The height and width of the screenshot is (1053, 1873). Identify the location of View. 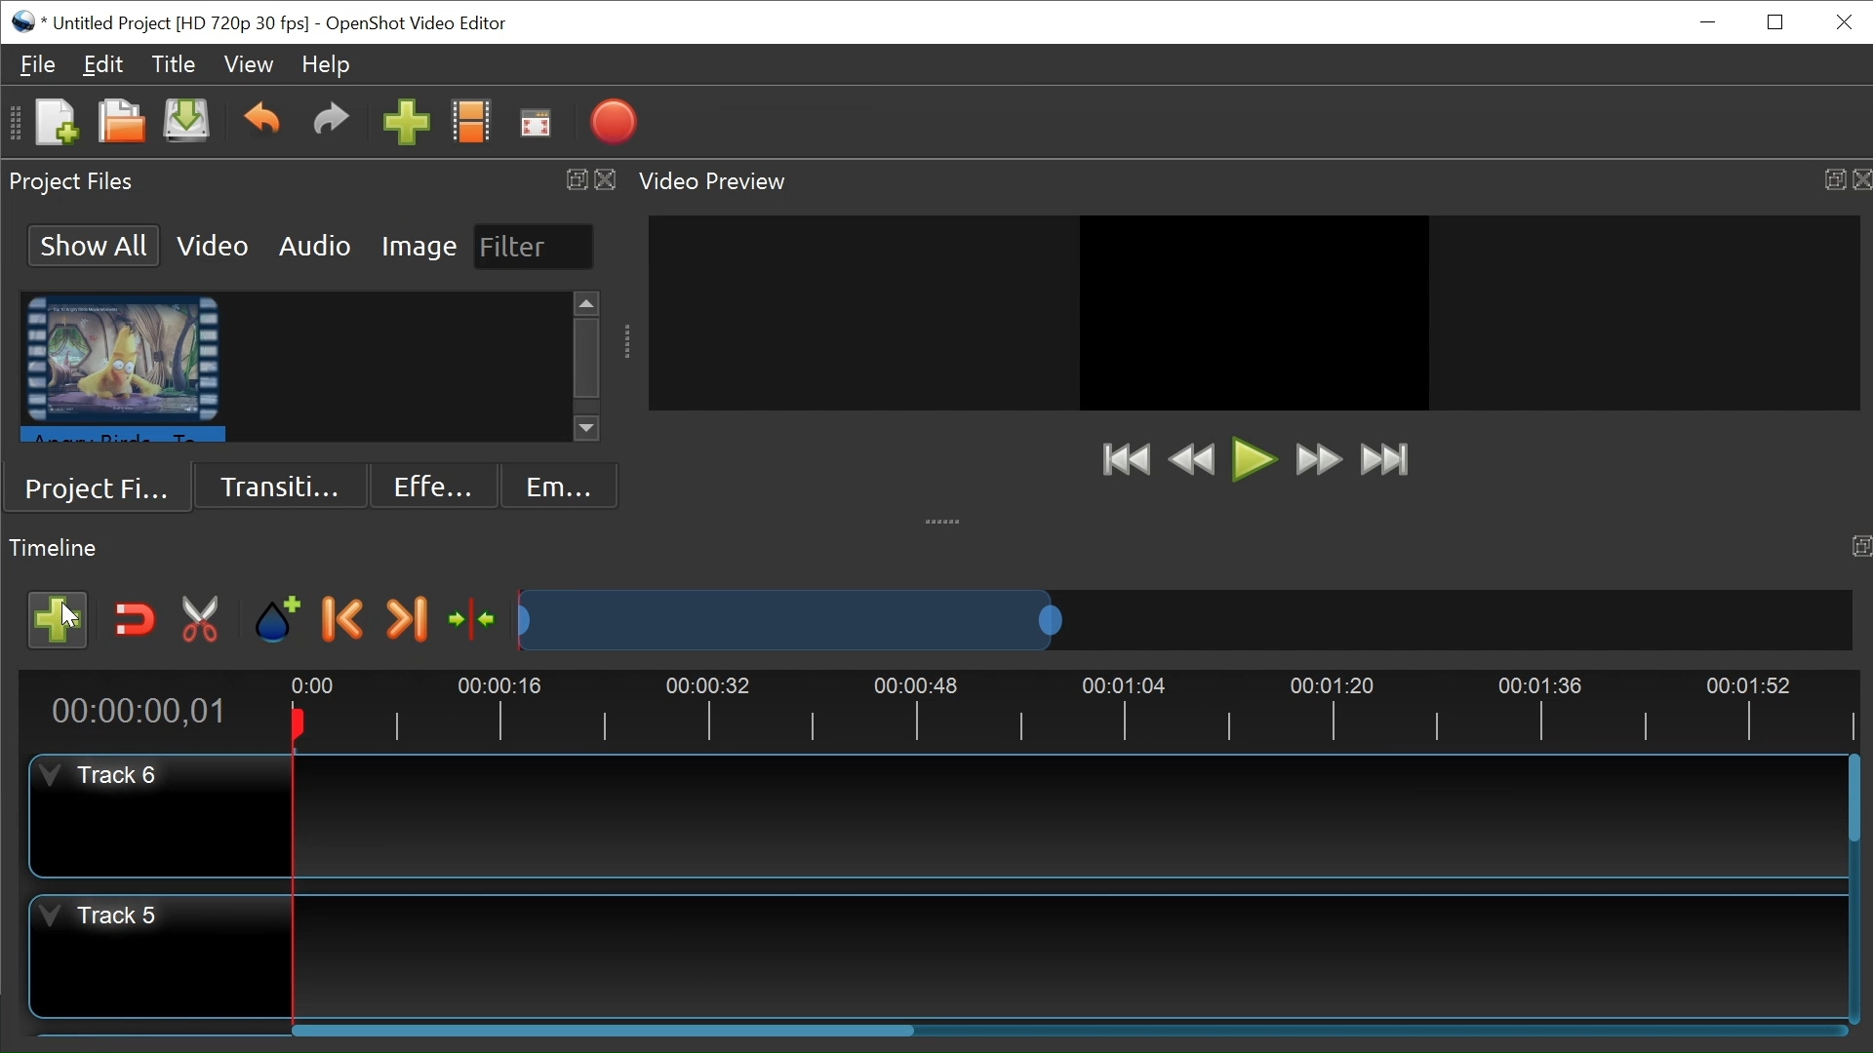
(247, 62).